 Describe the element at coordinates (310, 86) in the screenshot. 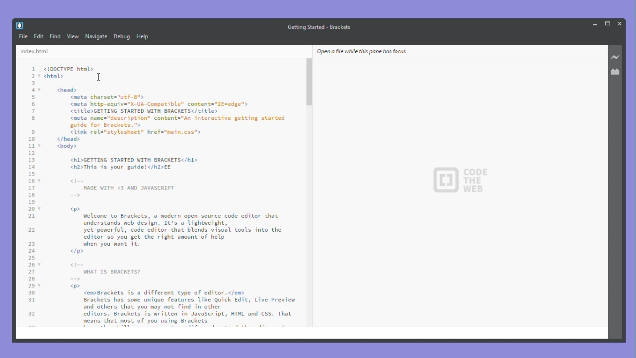

I see `Vertical scrollbar` at that location.